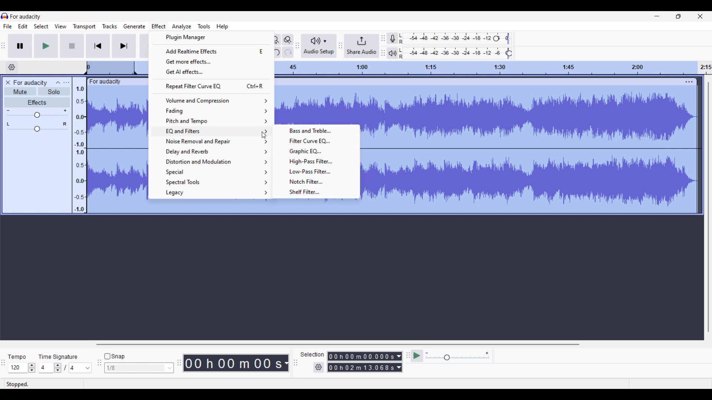 The width and height of the screenshot is (712, 400). I want to click on Max. time signature options, so click(80, 368).